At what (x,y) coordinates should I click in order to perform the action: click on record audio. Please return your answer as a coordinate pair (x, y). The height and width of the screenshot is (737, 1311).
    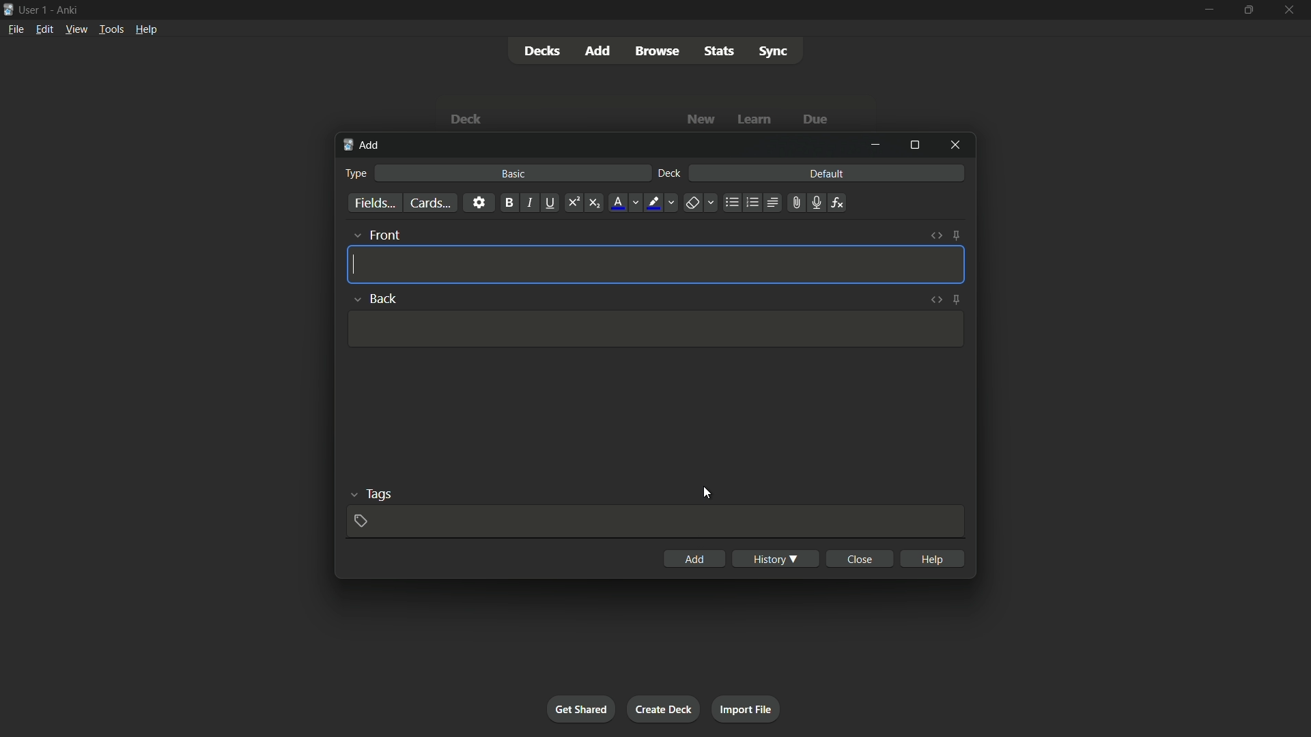
    Looking at the image, I should click on (817, 202).